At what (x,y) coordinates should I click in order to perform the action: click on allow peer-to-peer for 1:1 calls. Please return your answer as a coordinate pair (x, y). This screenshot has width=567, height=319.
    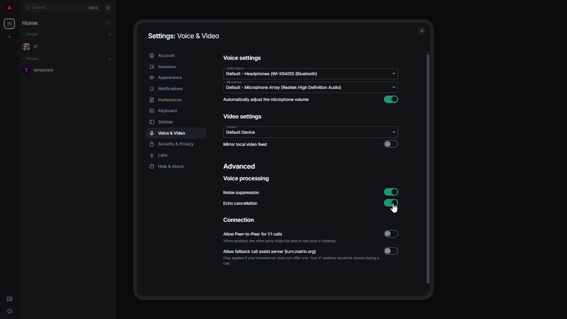
    Looking at the image, I should click on (279, 238).